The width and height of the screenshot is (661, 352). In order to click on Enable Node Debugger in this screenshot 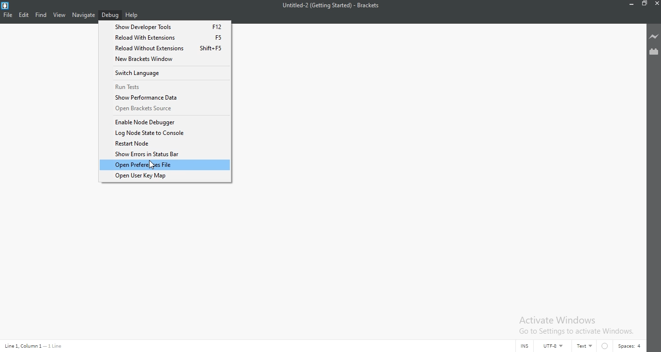, I will do `click(165, 122)`.